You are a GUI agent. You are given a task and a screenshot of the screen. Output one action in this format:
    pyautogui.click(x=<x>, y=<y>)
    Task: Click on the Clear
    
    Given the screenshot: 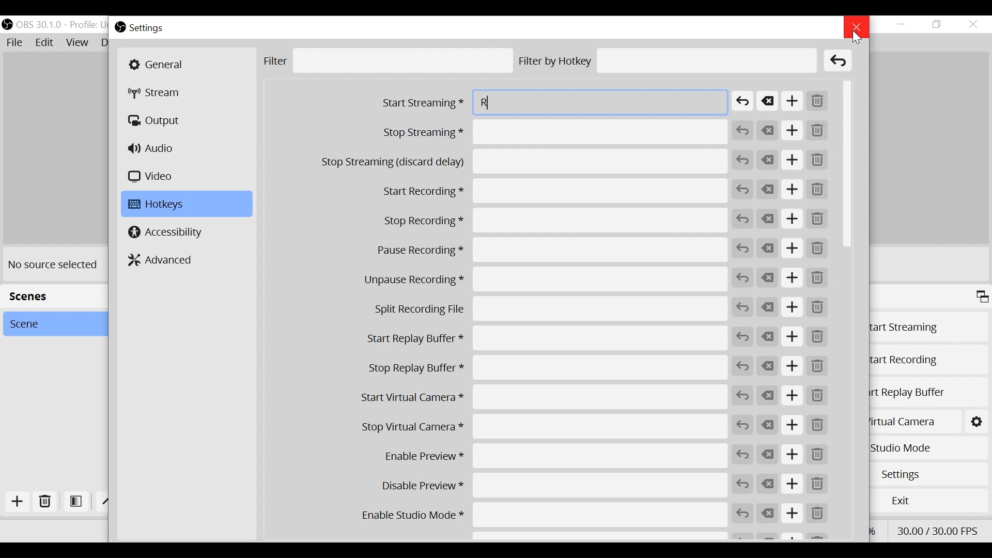 What is the action you would take?
    pyautogui.click(x=769, y=395)
    